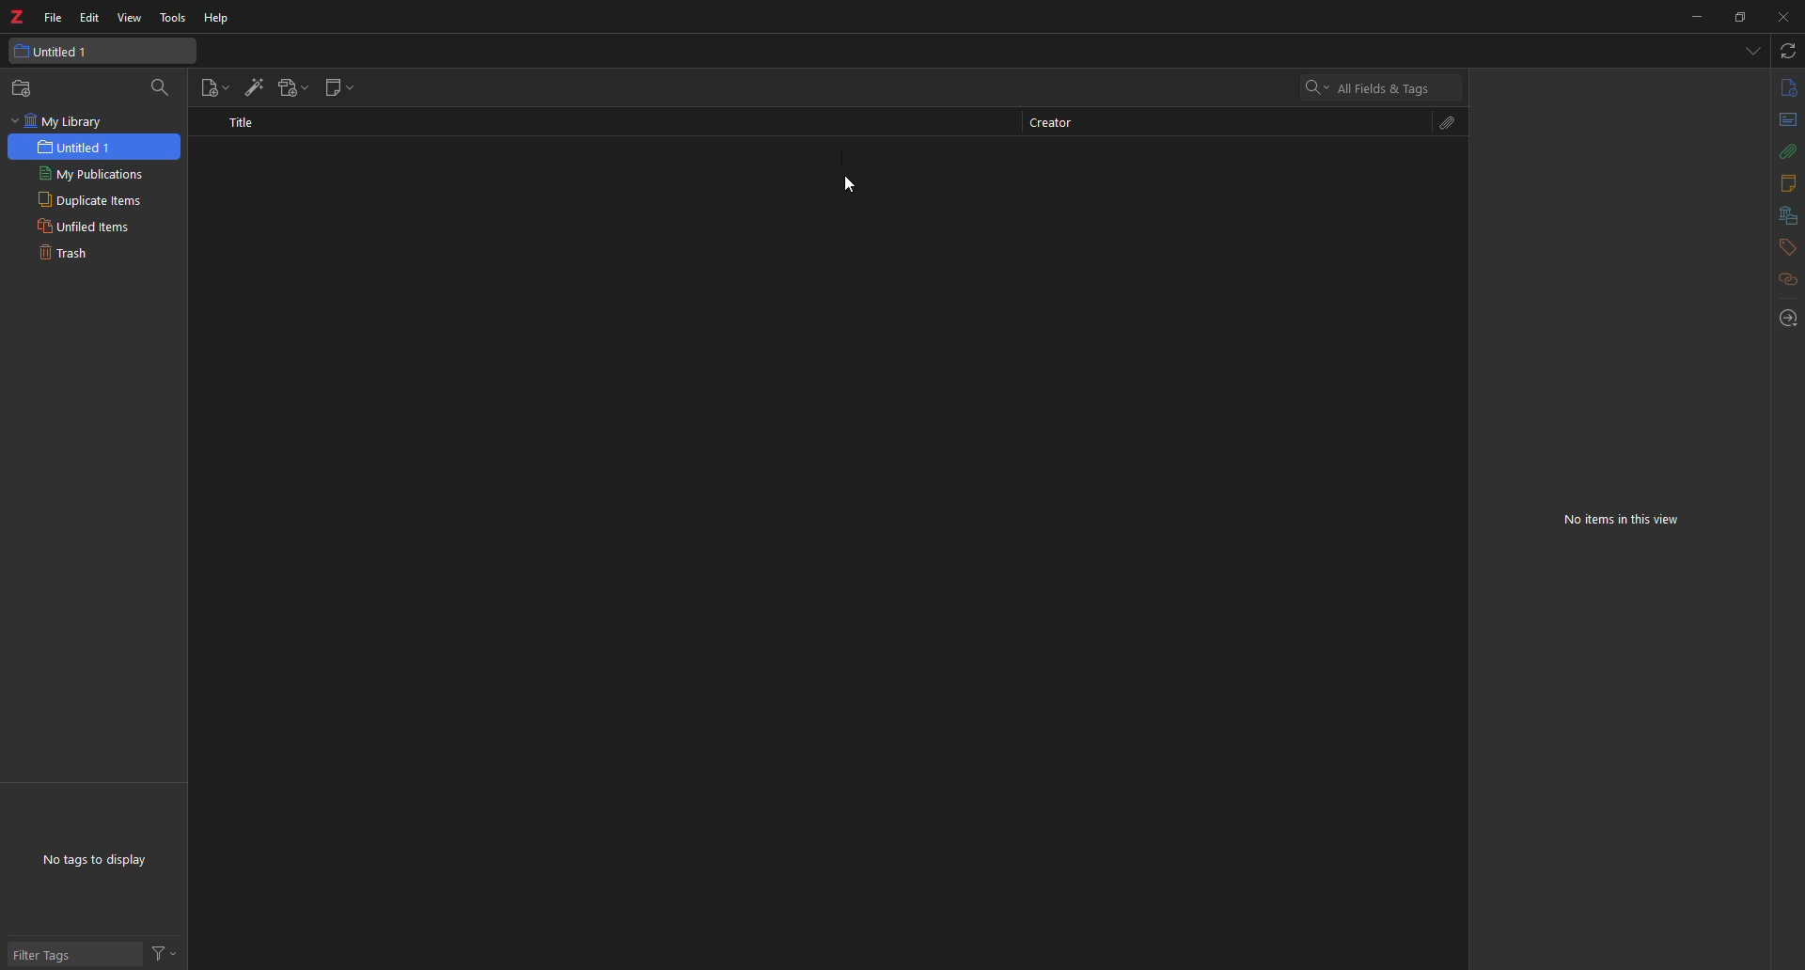  What do you see at coordinates (399, 200) in the screenshot?
I see `deleted collection` at bounding box center [399, 200].